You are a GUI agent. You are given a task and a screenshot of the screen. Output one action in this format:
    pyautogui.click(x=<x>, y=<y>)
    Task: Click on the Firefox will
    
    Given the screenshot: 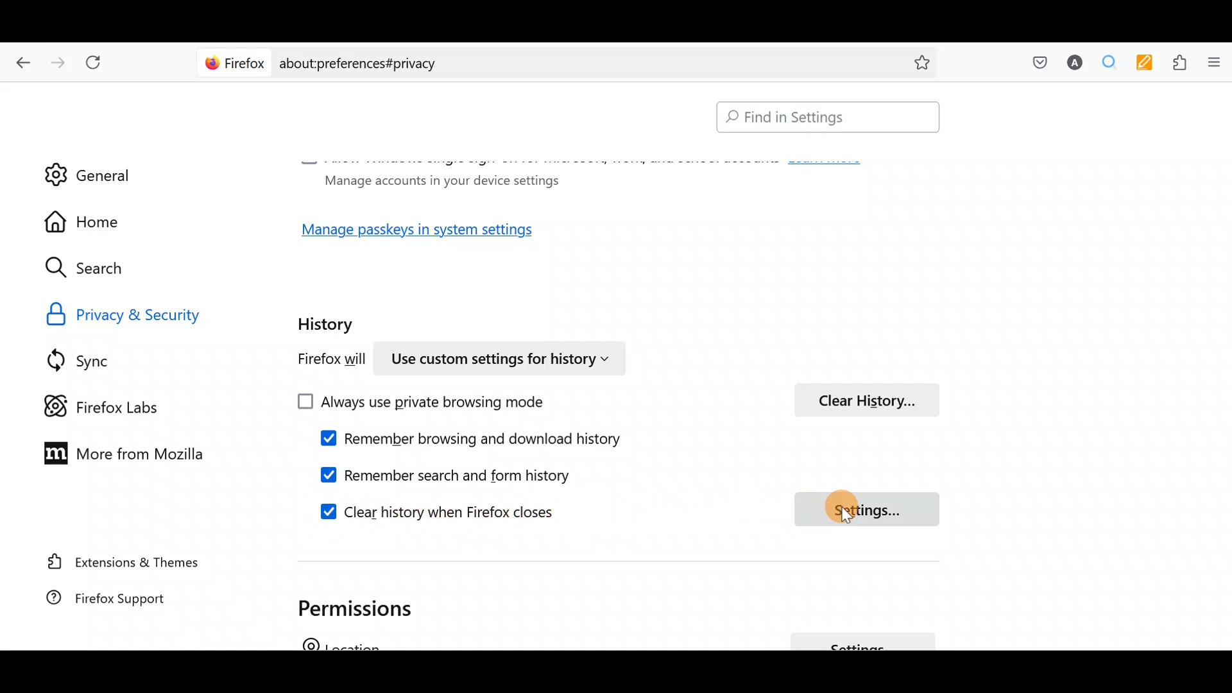 What is the action you would take?
    pyautogui.click(x=318, y=361)
    